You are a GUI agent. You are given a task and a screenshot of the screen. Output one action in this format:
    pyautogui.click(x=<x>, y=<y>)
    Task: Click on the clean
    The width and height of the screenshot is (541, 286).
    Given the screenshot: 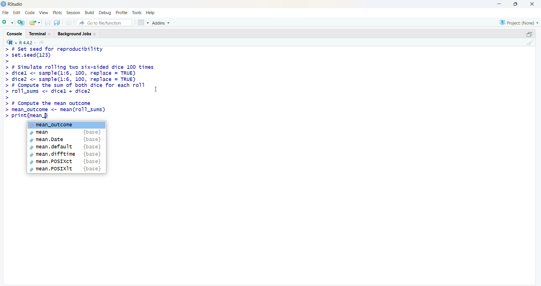 What is the action you would take?
    pyautogui.click(x=530, y=42)
    